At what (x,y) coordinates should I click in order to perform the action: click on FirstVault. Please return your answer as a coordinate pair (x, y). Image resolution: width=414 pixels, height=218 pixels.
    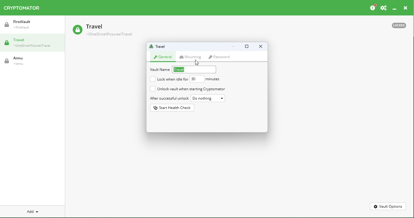
    Looking at the image, I should click on (33, 27).